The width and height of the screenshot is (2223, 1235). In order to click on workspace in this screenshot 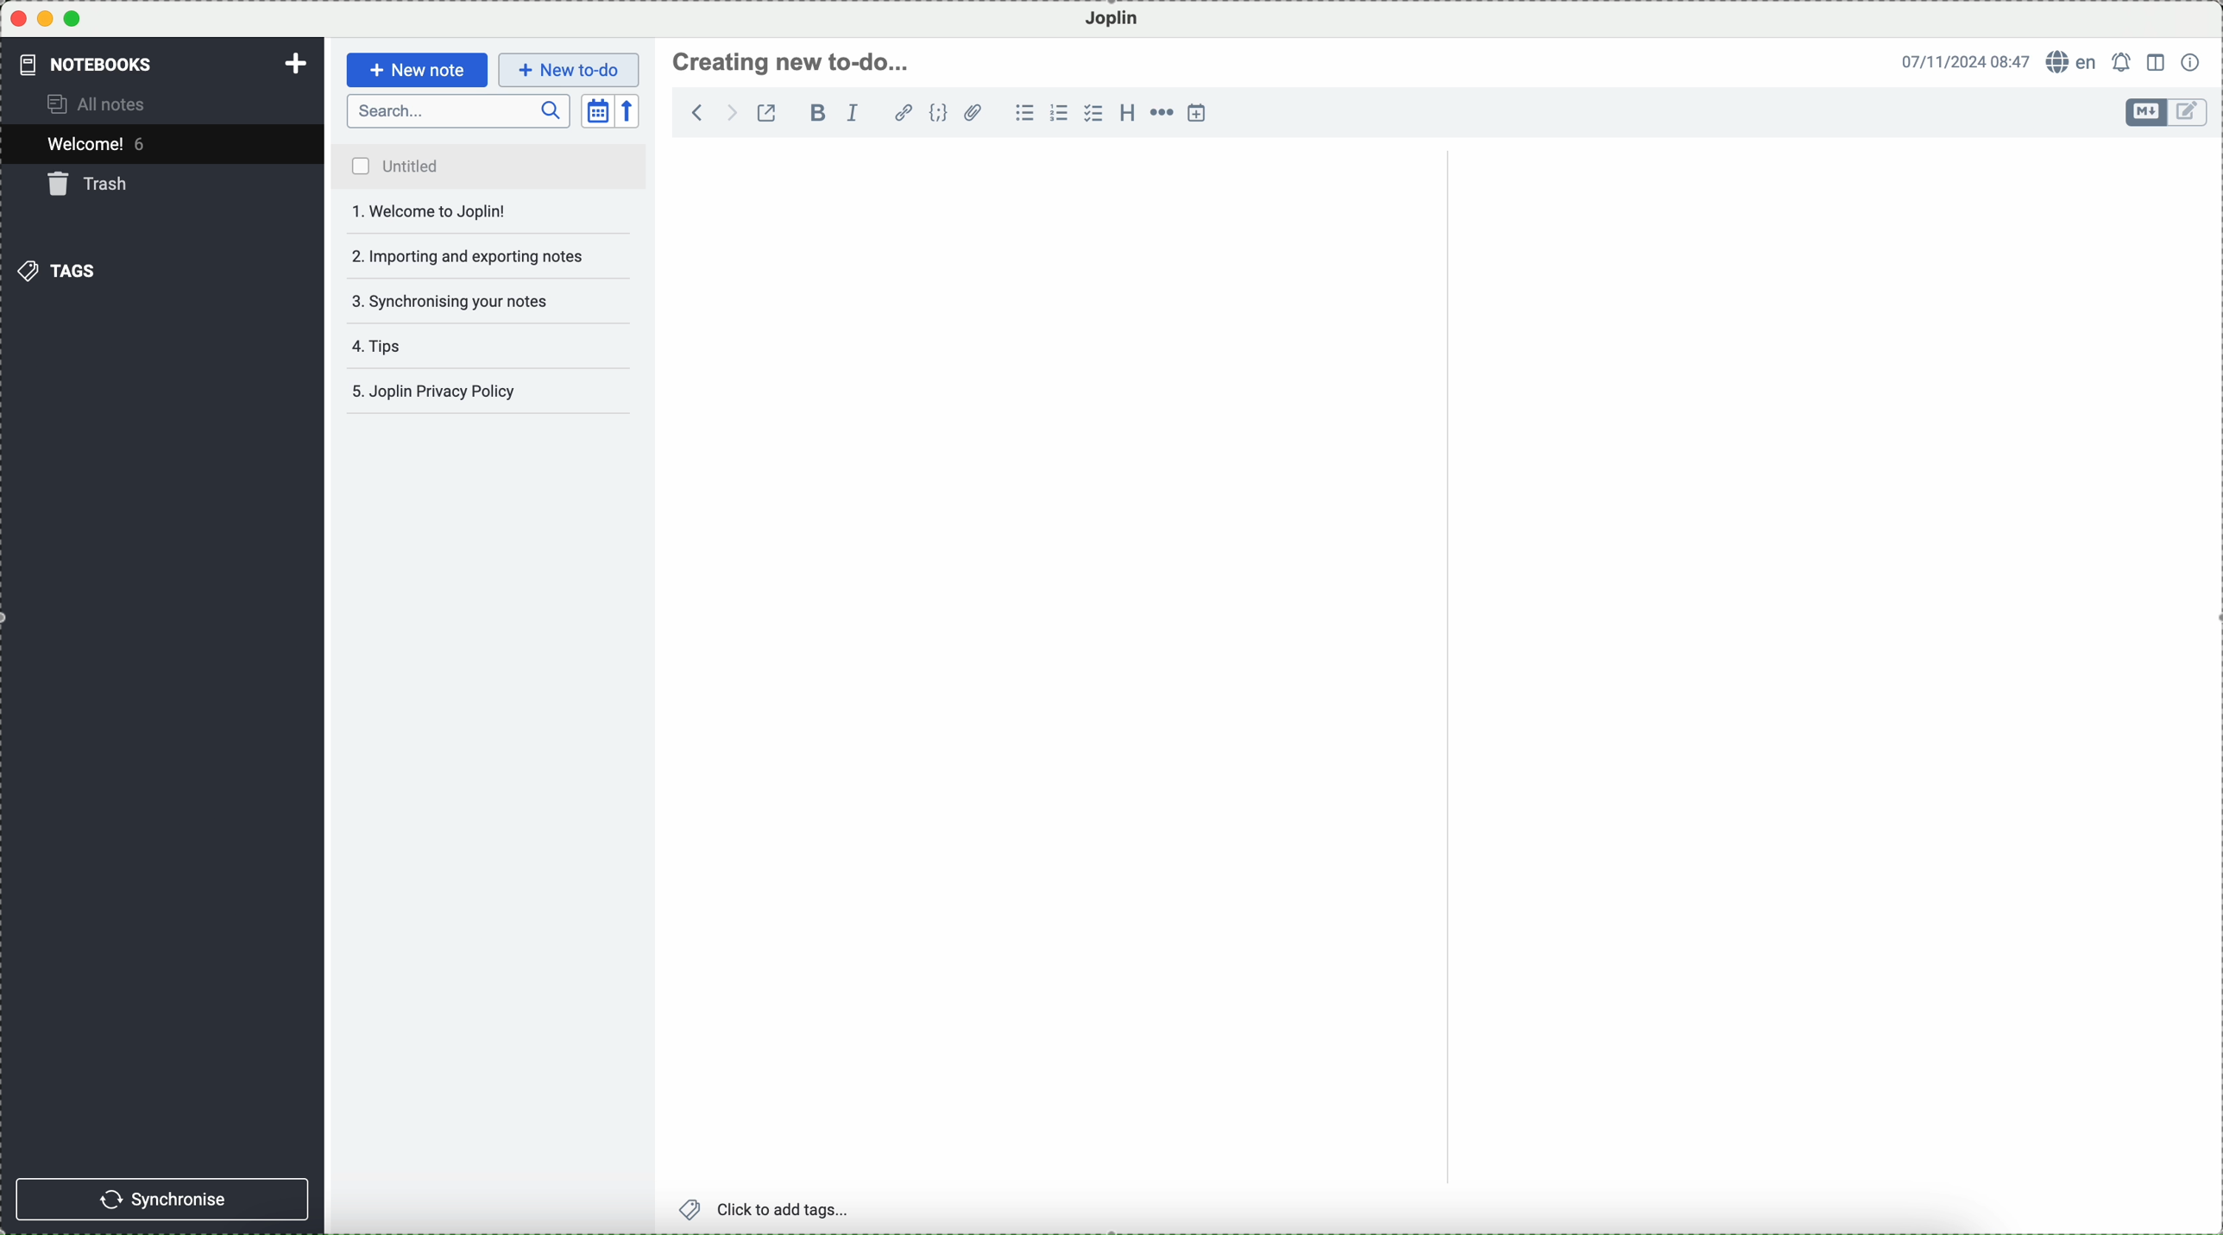, I will do `click(1435, 663)`.